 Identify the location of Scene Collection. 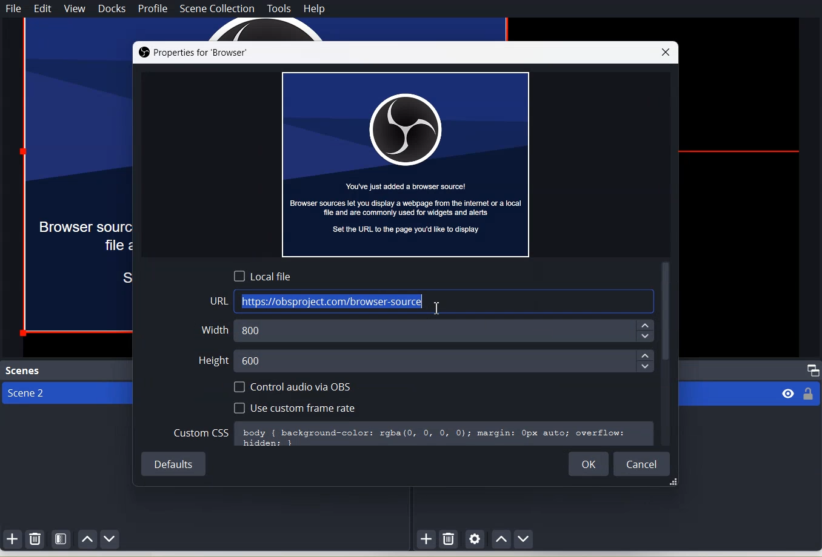
(216, 8).